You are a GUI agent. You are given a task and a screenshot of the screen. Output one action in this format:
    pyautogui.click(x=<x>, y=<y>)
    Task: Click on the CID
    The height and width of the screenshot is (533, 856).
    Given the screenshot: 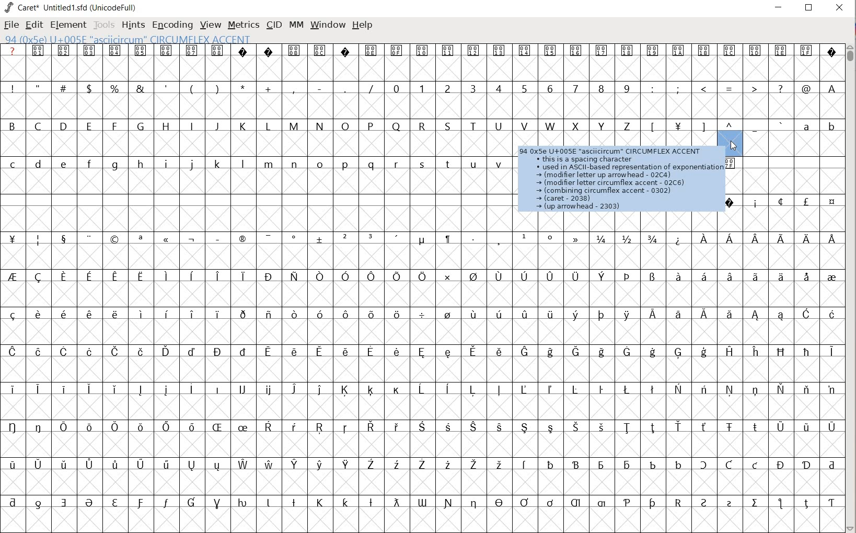 What is the action you would take?
    pyautogui.click(x=273, y=25)
    